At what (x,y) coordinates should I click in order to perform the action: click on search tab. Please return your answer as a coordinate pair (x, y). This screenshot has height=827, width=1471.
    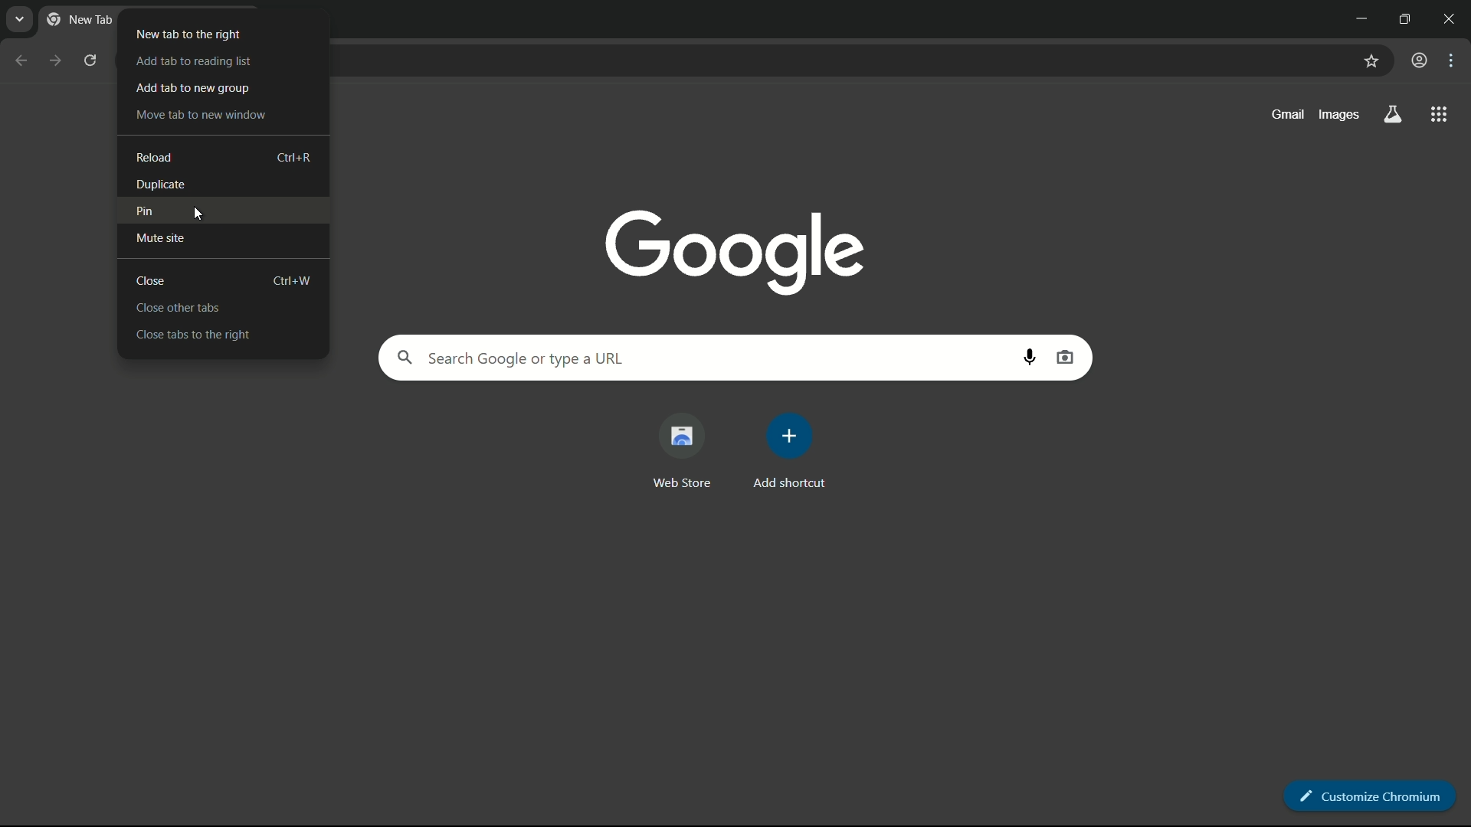
    Looking at the image, I should click on (20, 20).